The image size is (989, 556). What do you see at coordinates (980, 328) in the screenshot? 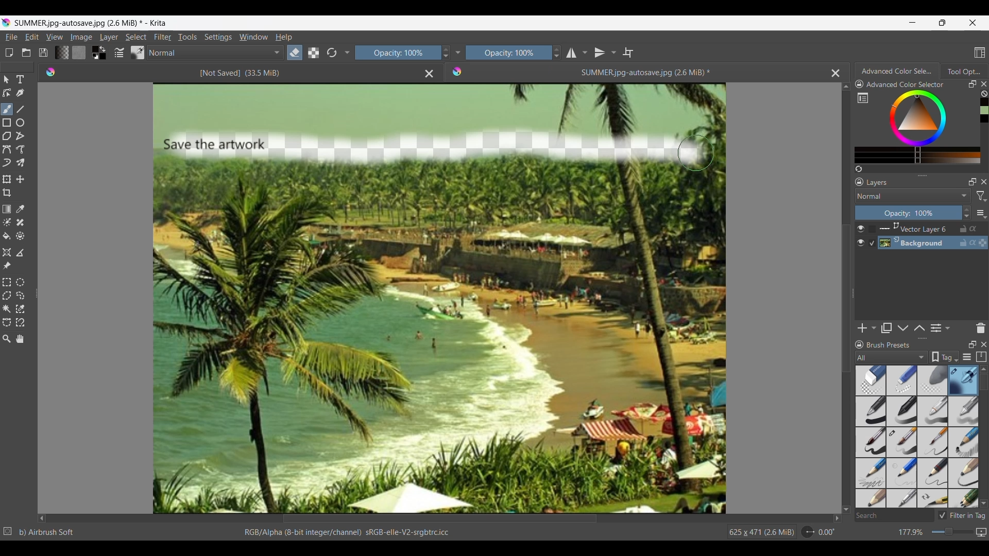
I see `Delete panel` at bounding box center [980, 328].